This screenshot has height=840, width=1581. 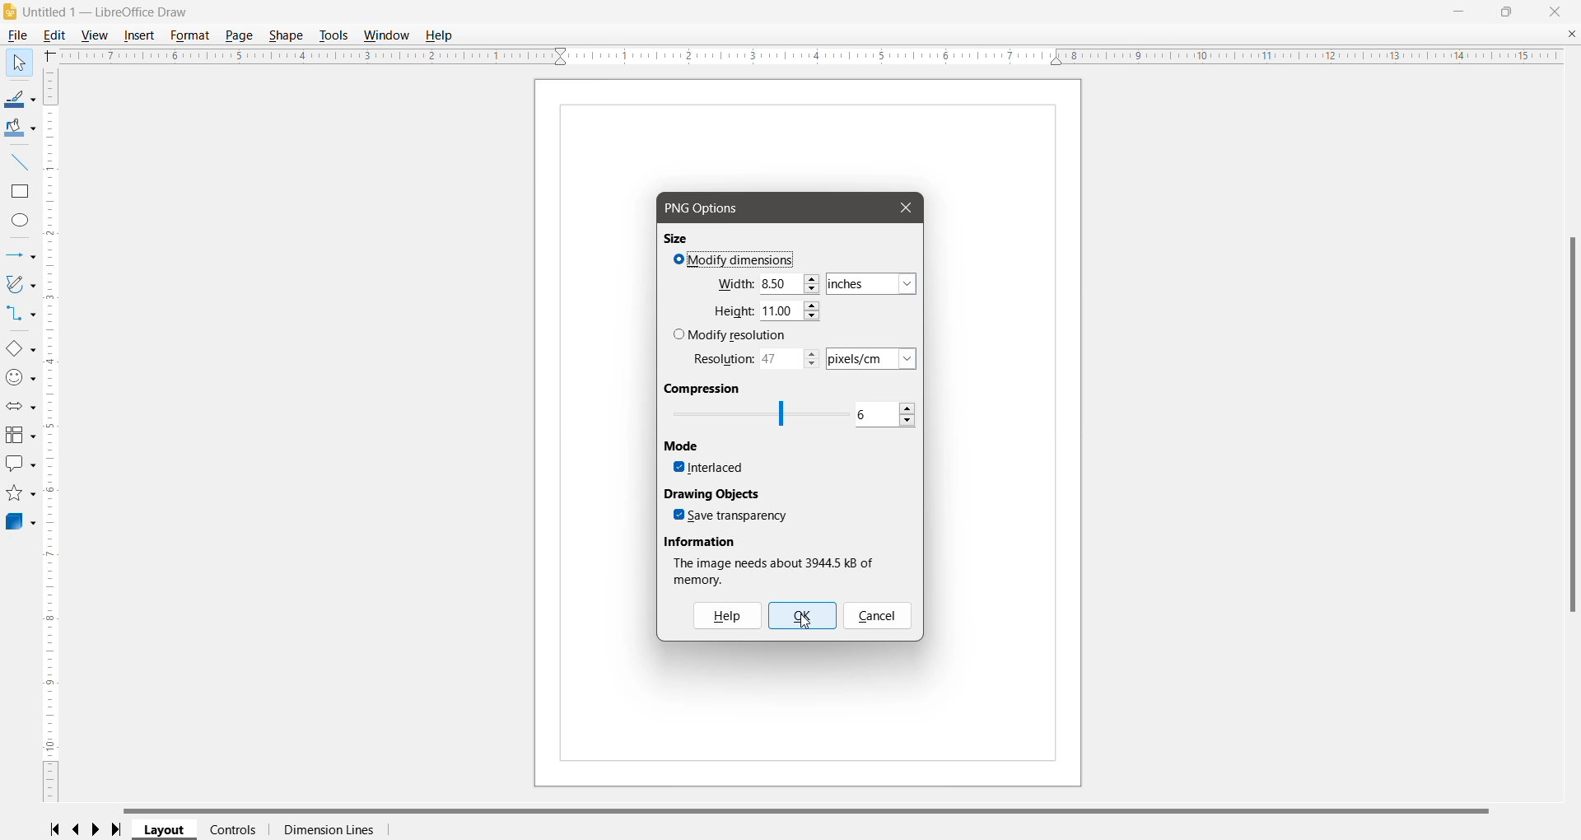 I want to click on Connectors, so click(x=19, y=315).